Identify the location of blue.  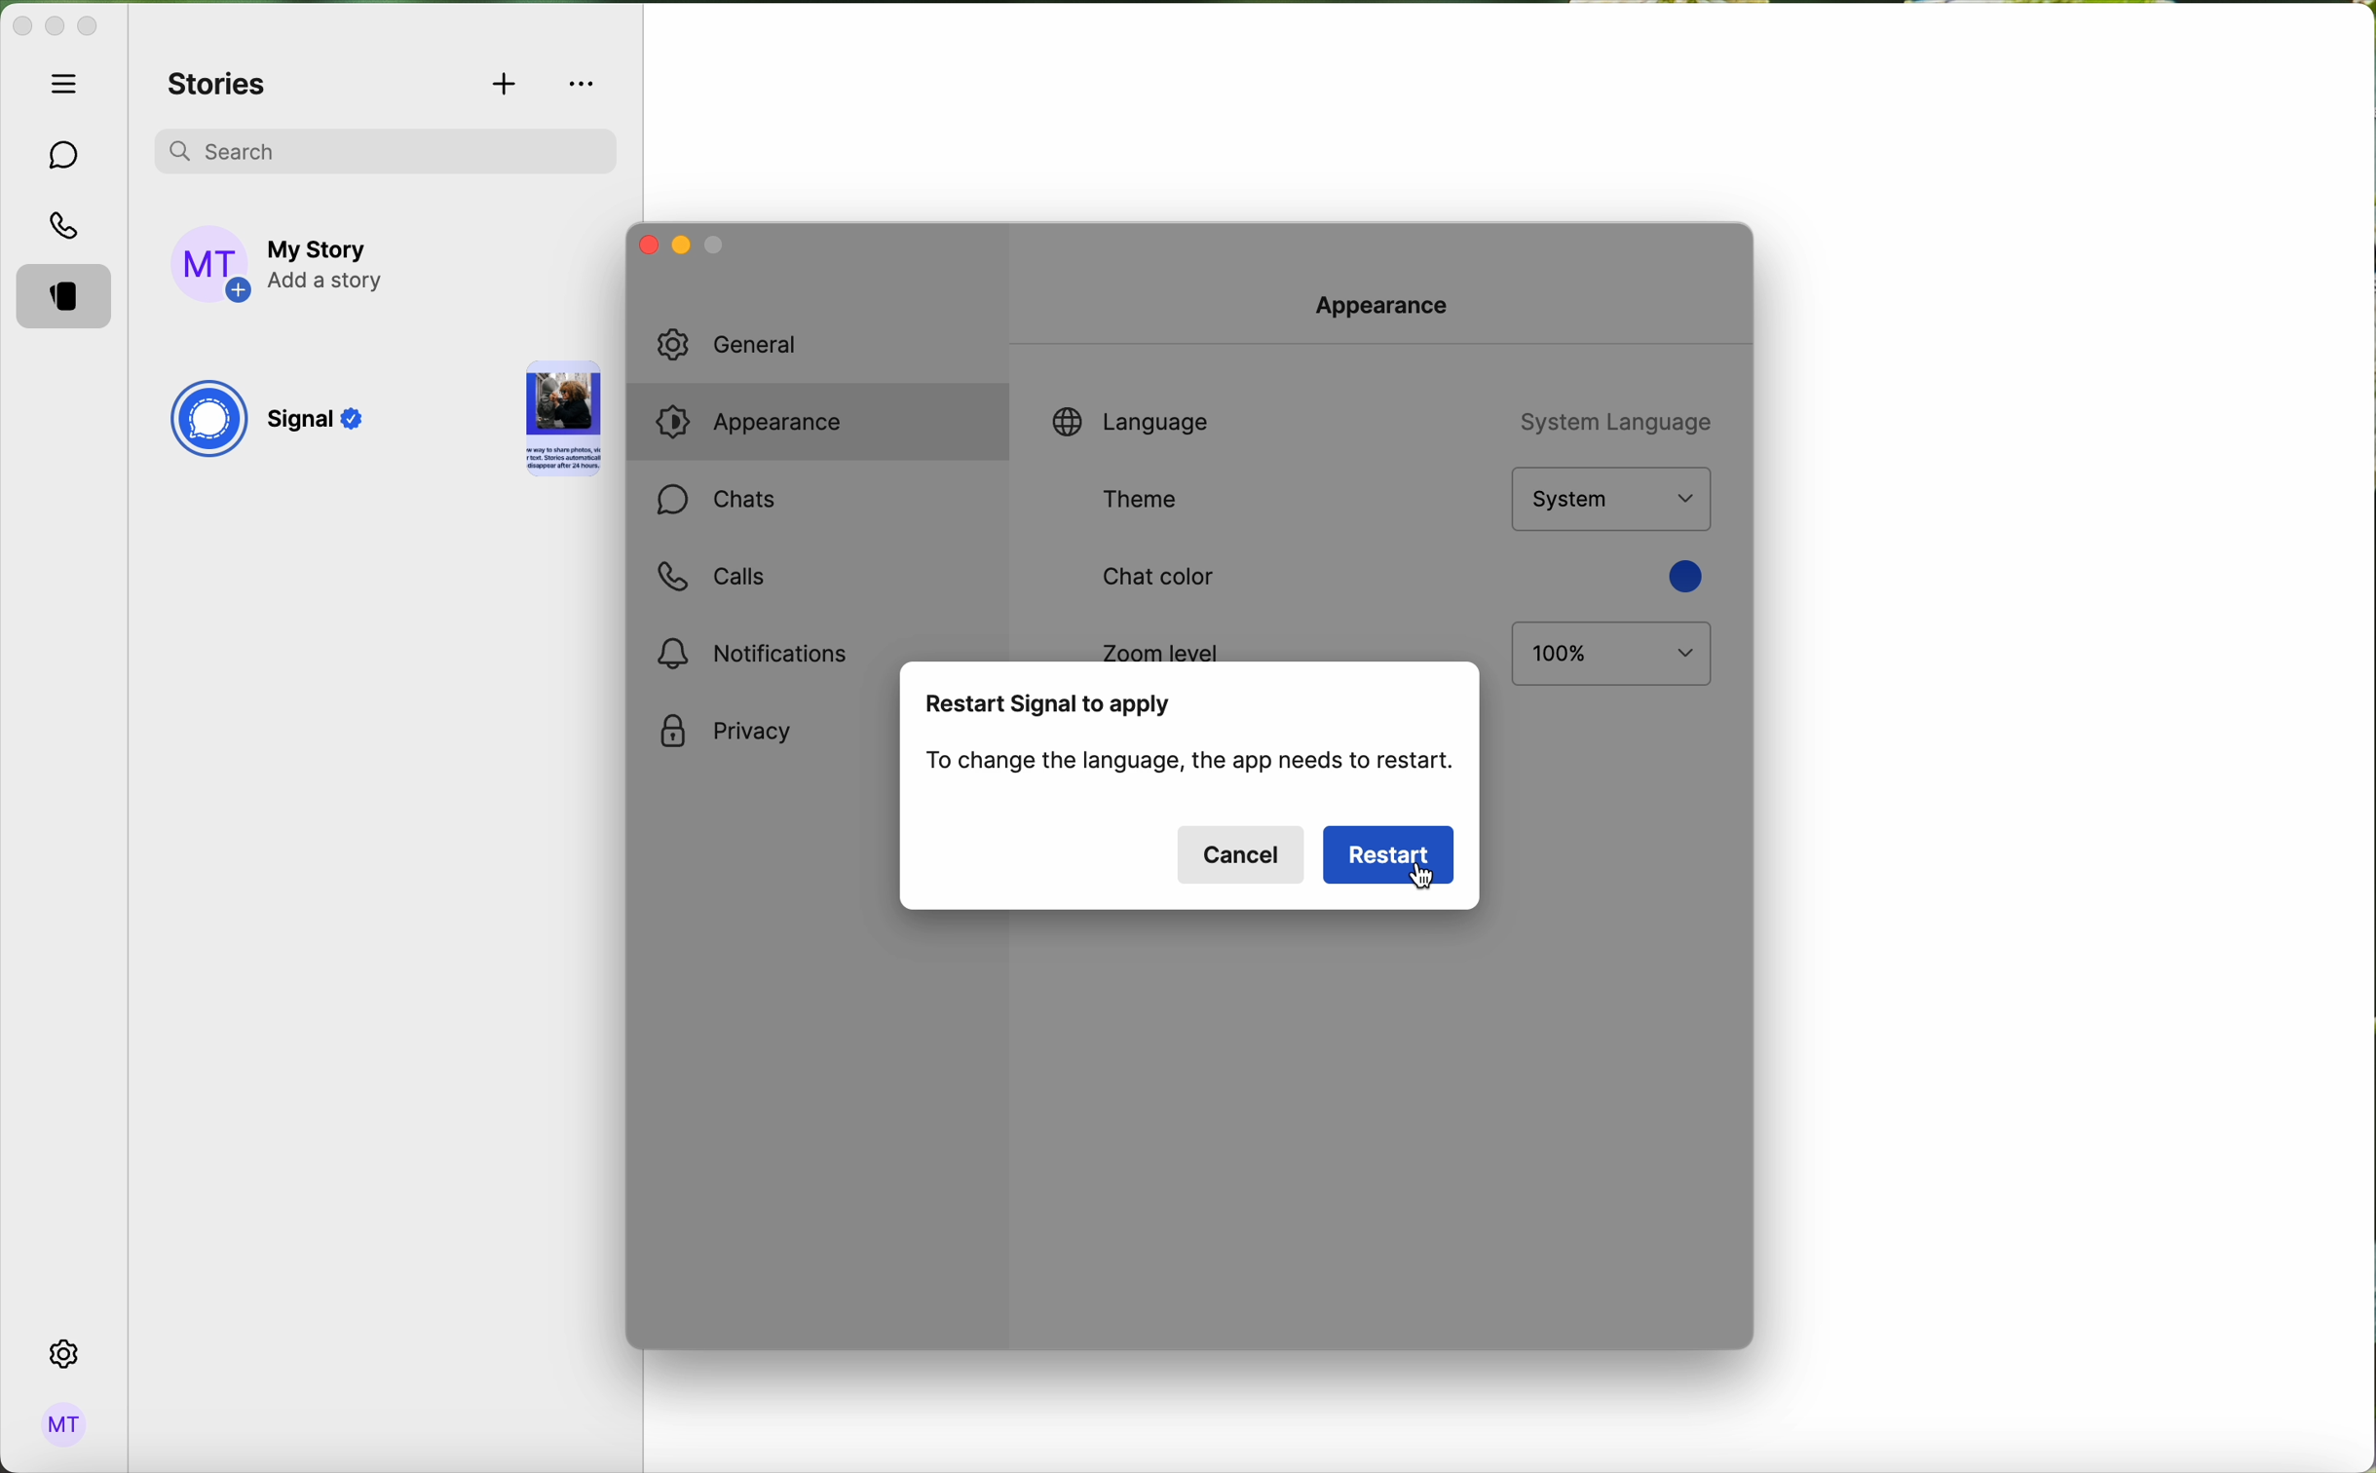
(1682, 576).